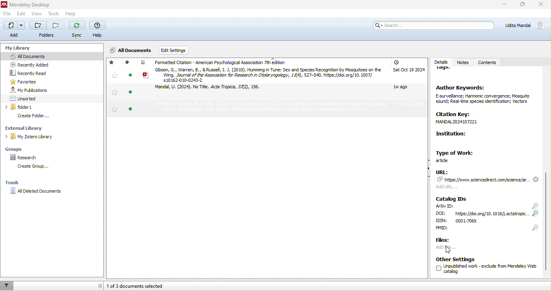 The width and height of the screenshot is (551, 291). What do you see at coordinates (455, 229) in the screenshot?
I see `PMID` at bounding box center [455, 229].